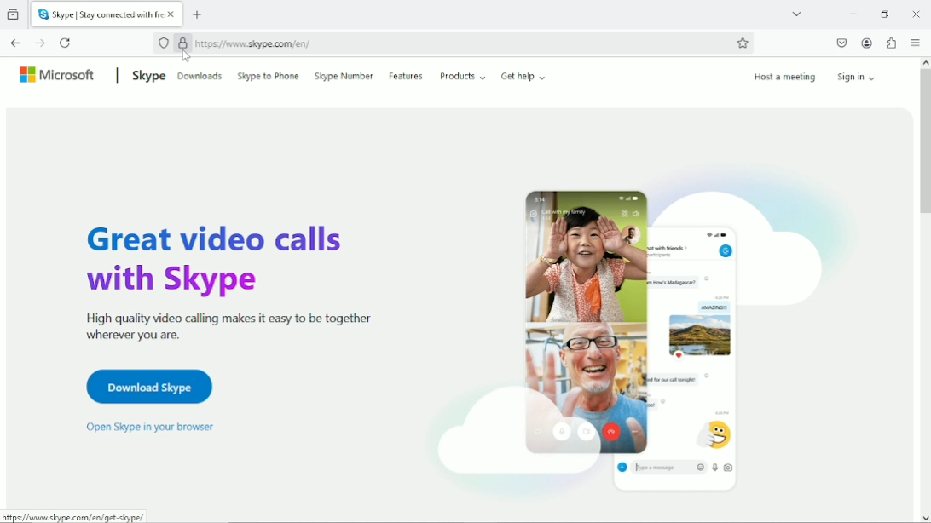  What do you see at coordinates (187, 57) in the screenshot?
I see `Cursor` at bounding box center [187, 57].